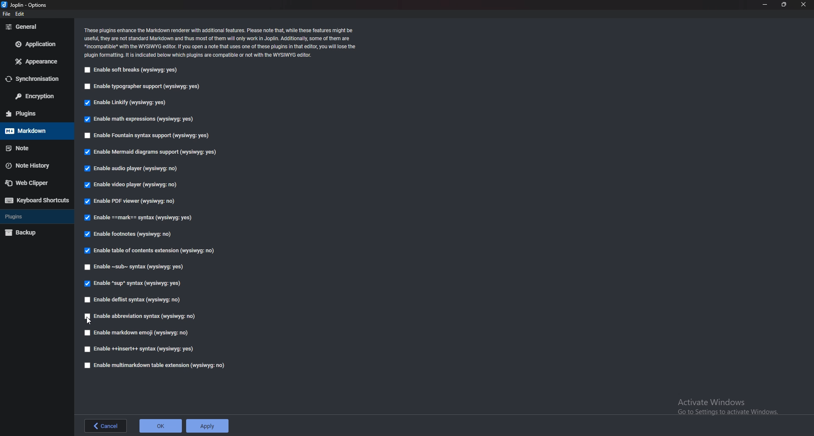  I want to click on resize, so click(783, 5).